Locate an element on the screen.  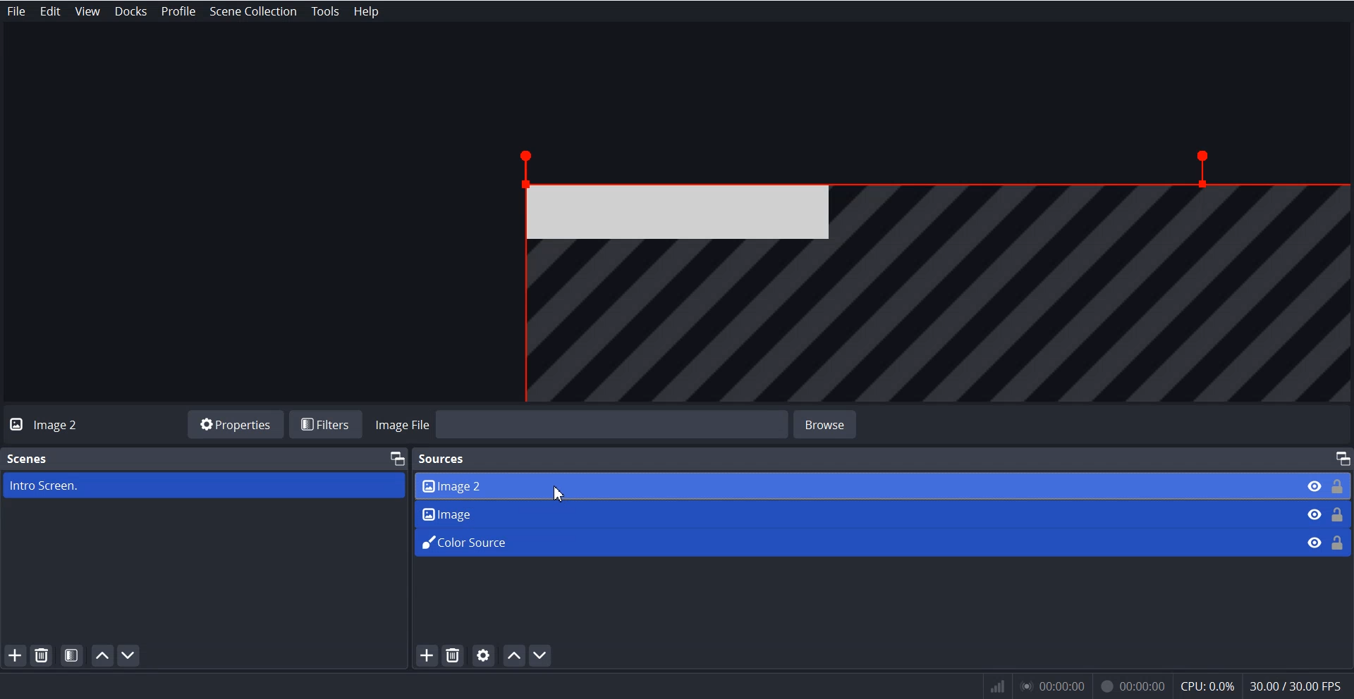
Scenes is located at coordinates (27, 459).